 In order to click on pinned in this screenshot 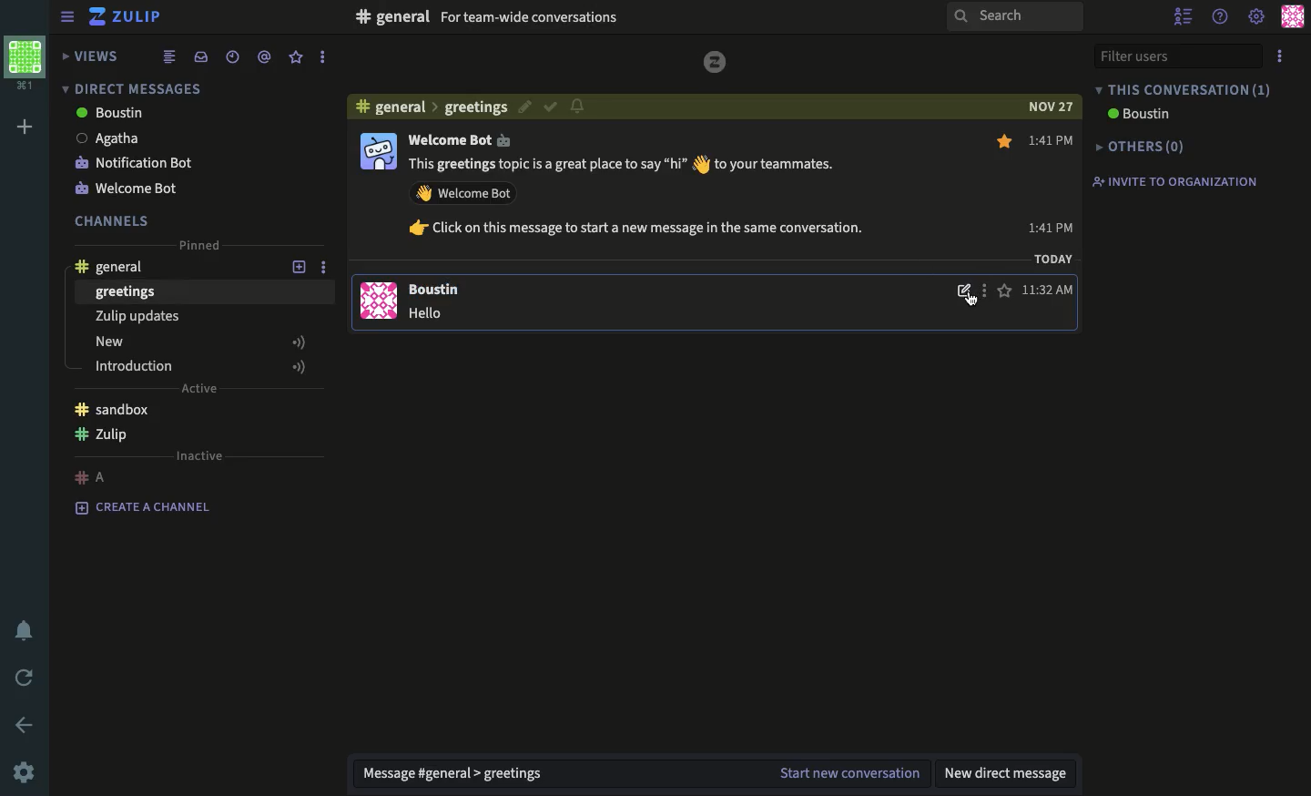, I will do `click(201, 246)`.